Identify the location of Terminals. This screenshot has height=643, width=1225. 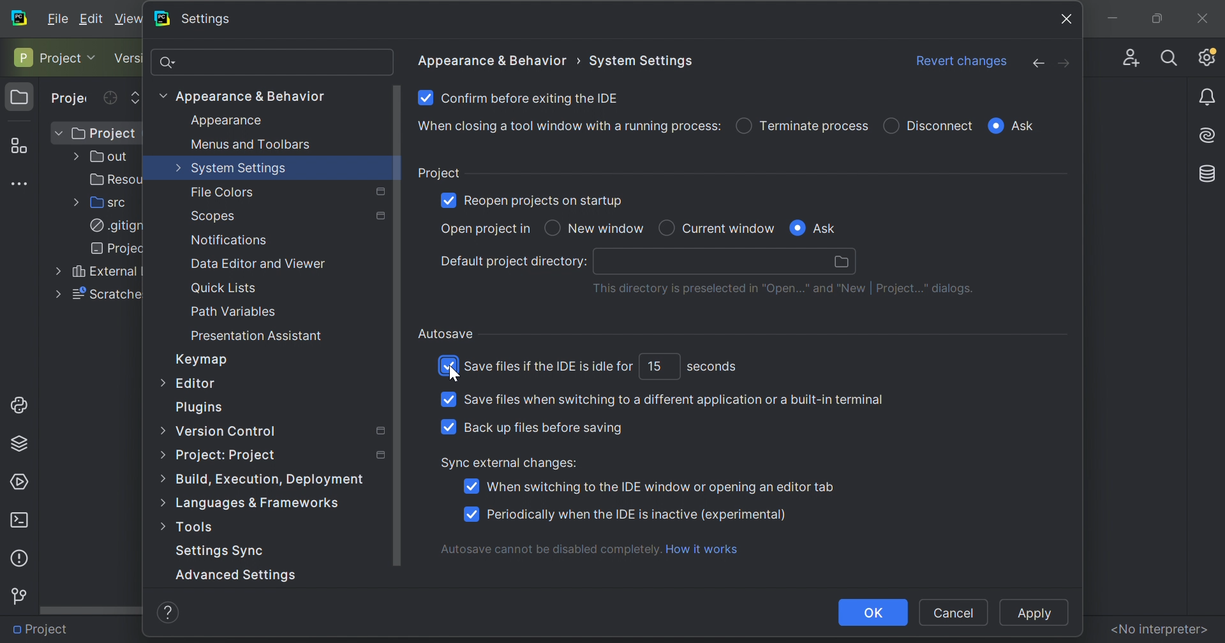
(19, 519).